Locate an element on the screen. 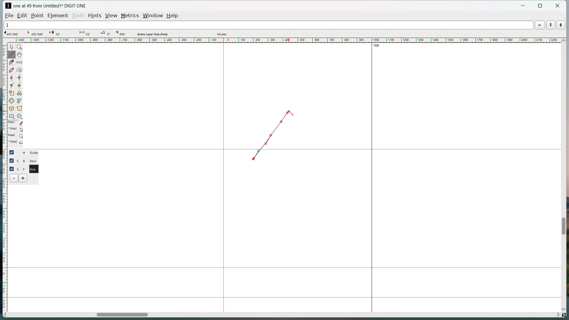 The width and height of the screenshot is (569, 320). close is located at coordinates (557, 6).